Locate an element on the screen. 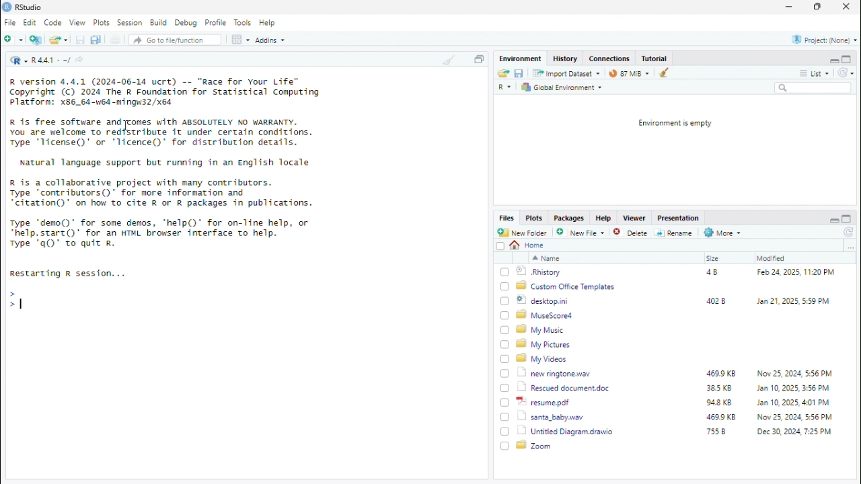  View is located at coordinates (77, 23).